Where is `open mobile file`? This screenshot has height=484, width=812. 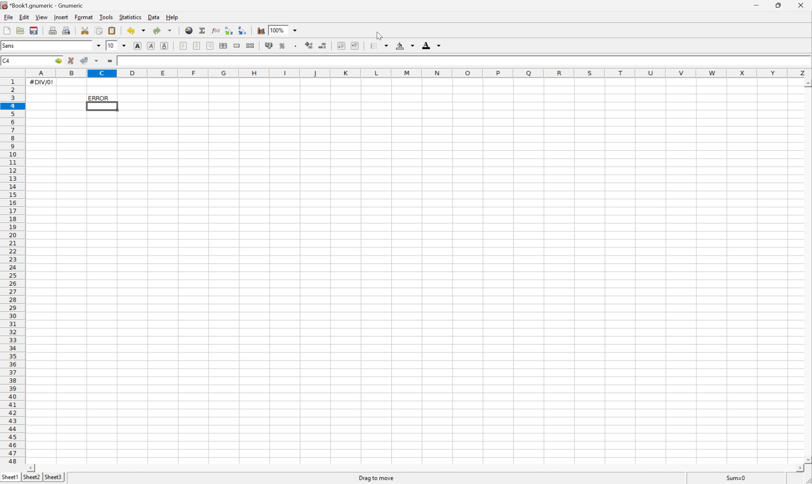 open mobile file is located at coordinates (21, 31).